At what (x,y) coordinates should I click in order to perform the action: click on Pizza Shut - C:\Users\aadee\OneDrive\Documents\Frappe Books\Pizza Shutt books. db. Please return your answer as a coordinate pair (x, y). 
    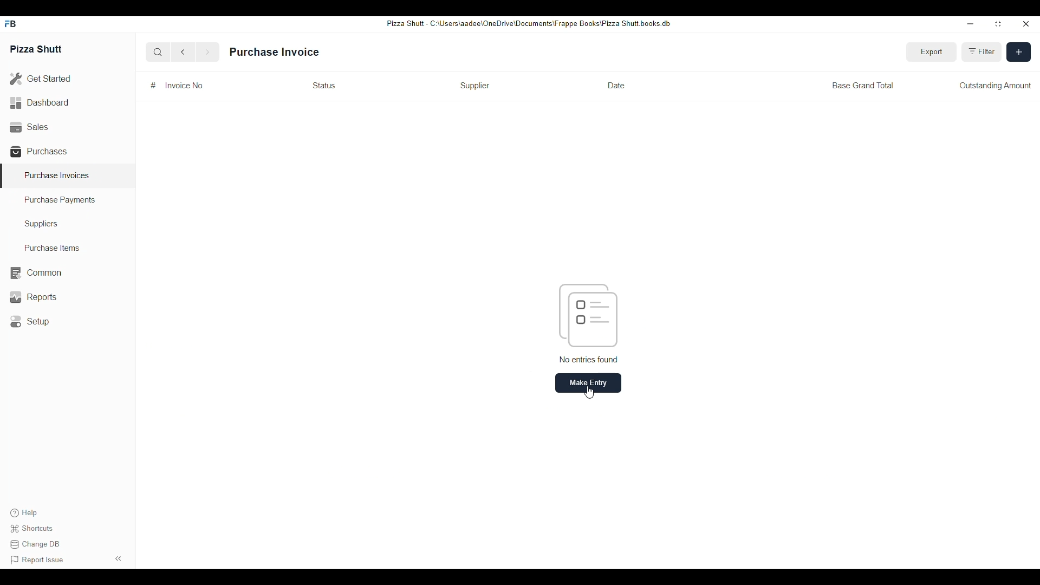
    Looking at the image, I should click on (528, 23).